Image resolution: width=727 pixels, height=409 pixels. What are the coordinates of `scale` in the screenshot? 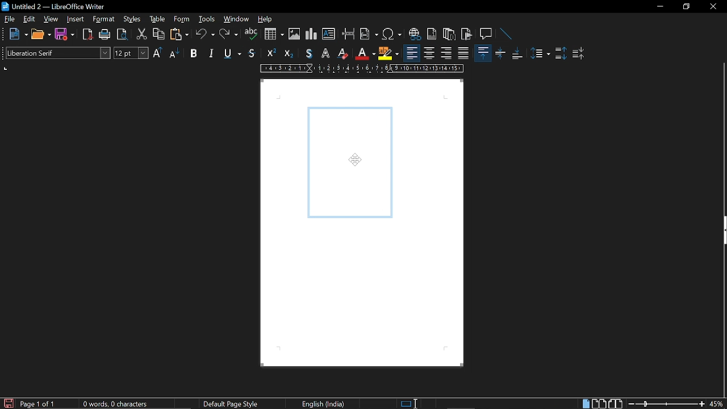 It's located at (362, 69).